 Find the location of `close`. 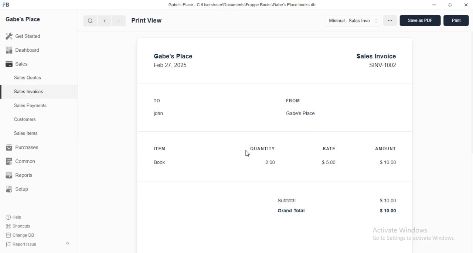

close is located at coordinates (466, 4).